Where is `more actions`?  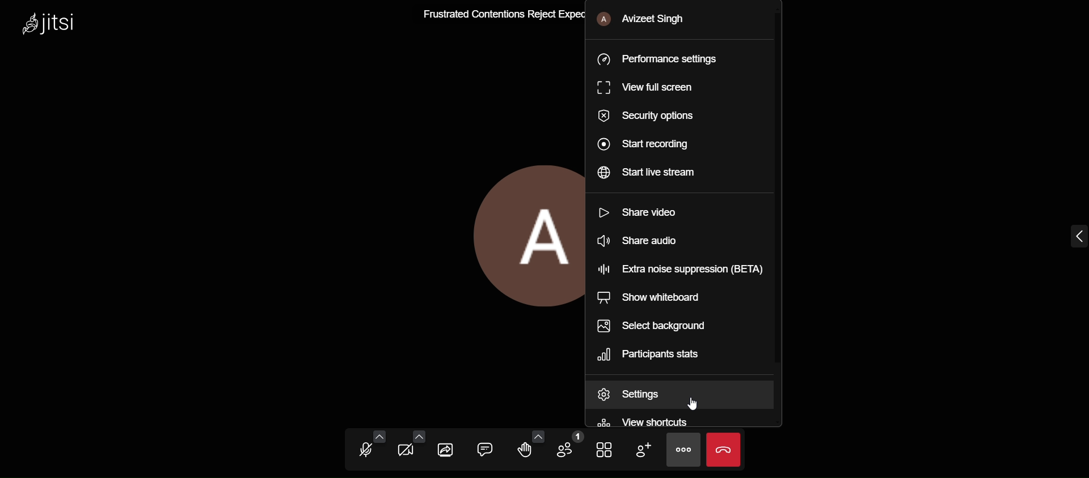 more actions is located at coordinates (681, 450).